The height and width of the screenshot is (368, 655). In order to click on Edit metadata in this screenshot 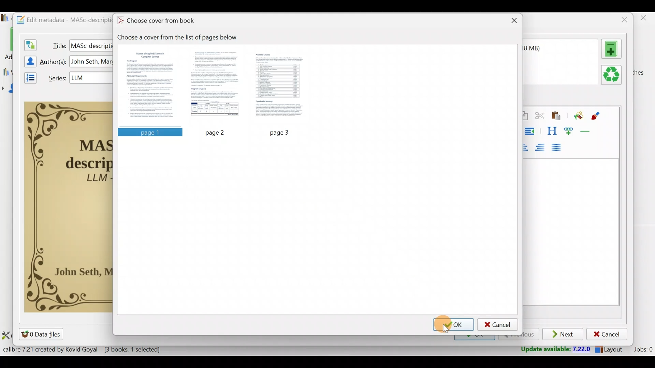, I will do `click(60, 19)`.